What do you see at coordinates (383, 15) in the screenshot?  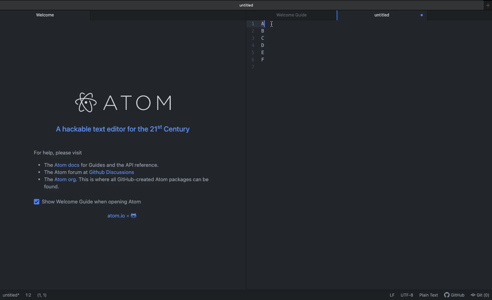 I see `Editor` at bounding box center [383, 15].